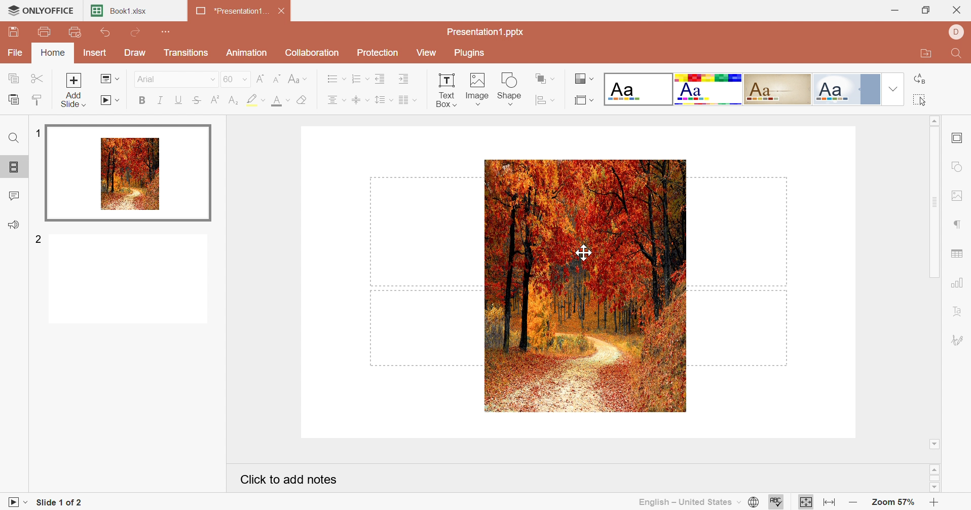 The image size is (971, 510). I want to click on Shape settings, so click(958, 166).